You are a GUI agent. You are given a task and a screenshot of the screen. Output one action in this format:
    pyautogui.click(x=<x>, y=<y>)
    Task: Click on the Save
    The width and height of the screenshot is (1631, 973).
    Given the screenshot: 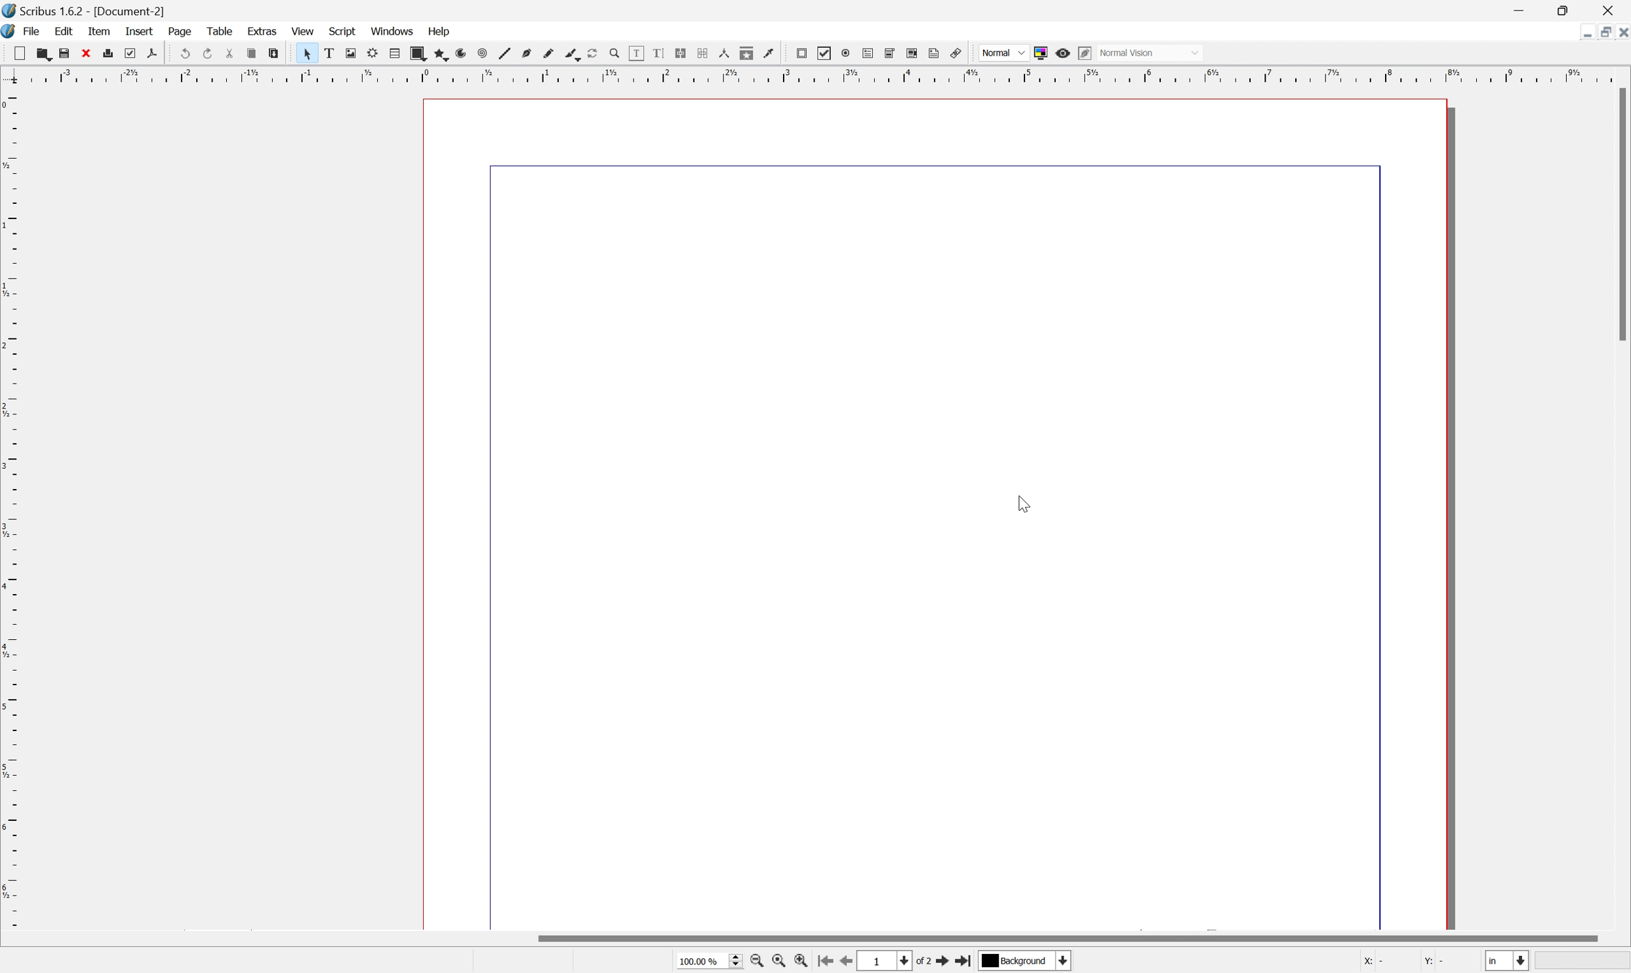 What is the action you would take?
    pyautogui.click(x=68, y=53)
    